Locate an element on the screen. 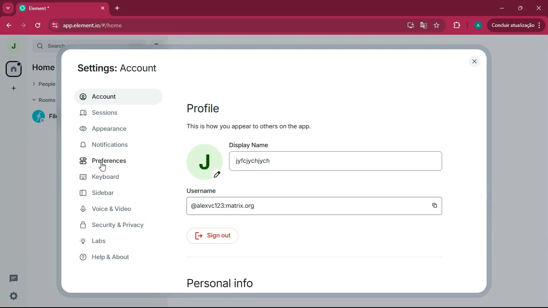  profile picture is located at coordinates (478, 25).